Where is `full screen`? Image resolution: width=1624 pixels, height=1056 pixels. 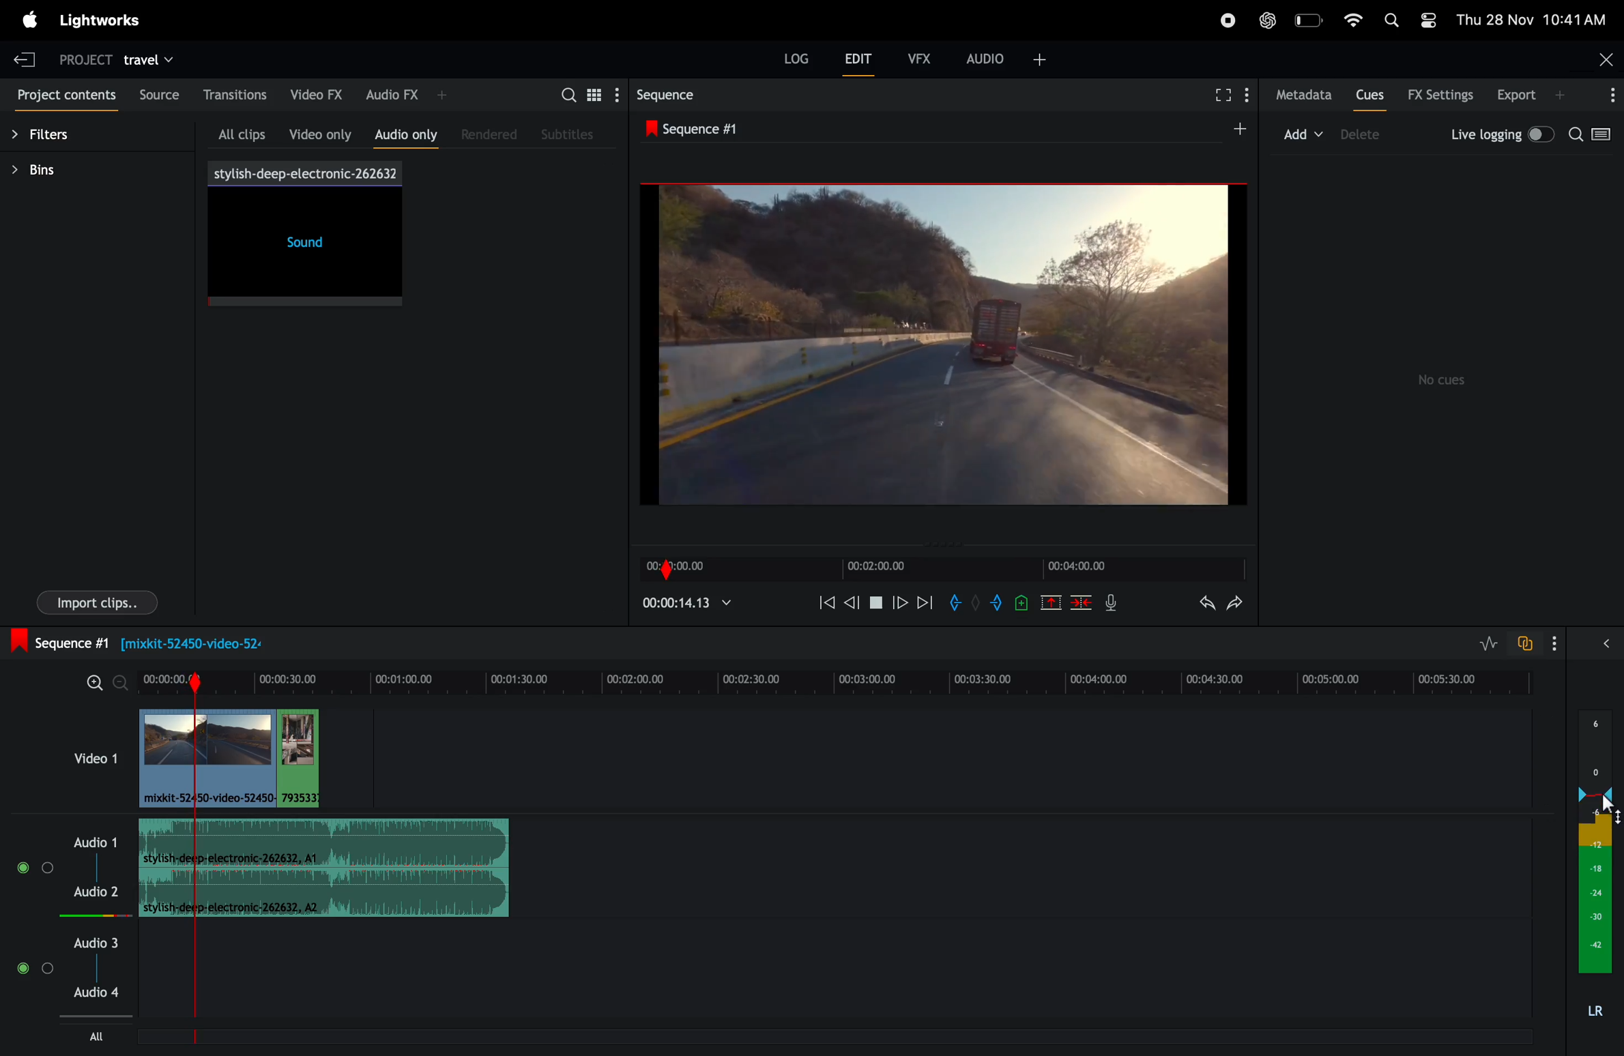 full screen is located at coordinates (1226, 94).